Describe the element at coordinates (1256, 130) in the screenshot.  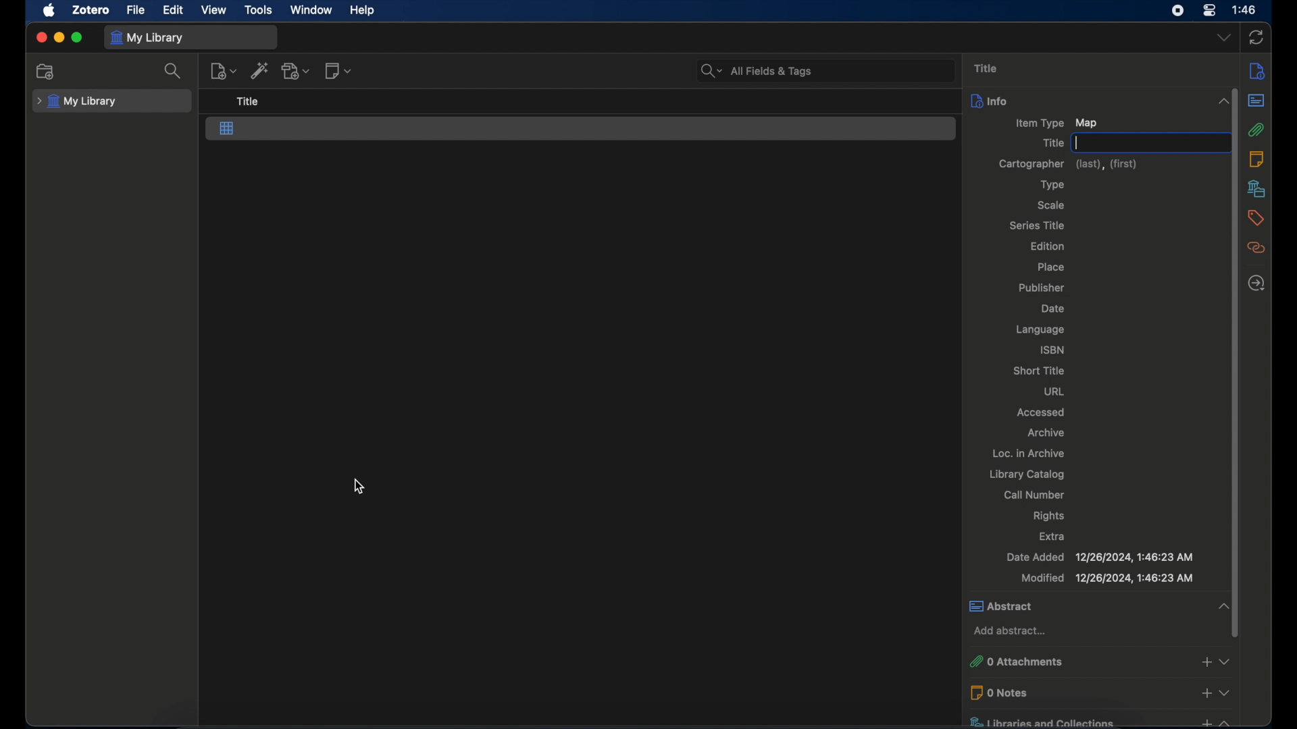
I see `attachments` at that location.